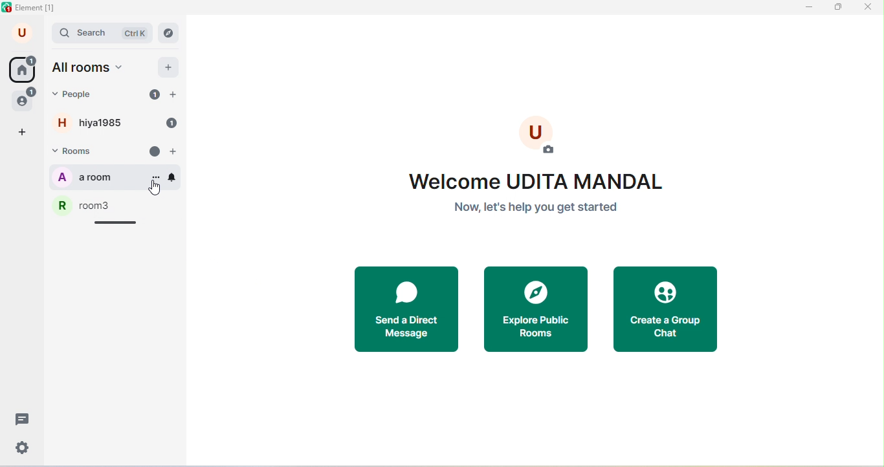 This screenshot has width=884, height=467. I want to click on room options, so click(156, 178).